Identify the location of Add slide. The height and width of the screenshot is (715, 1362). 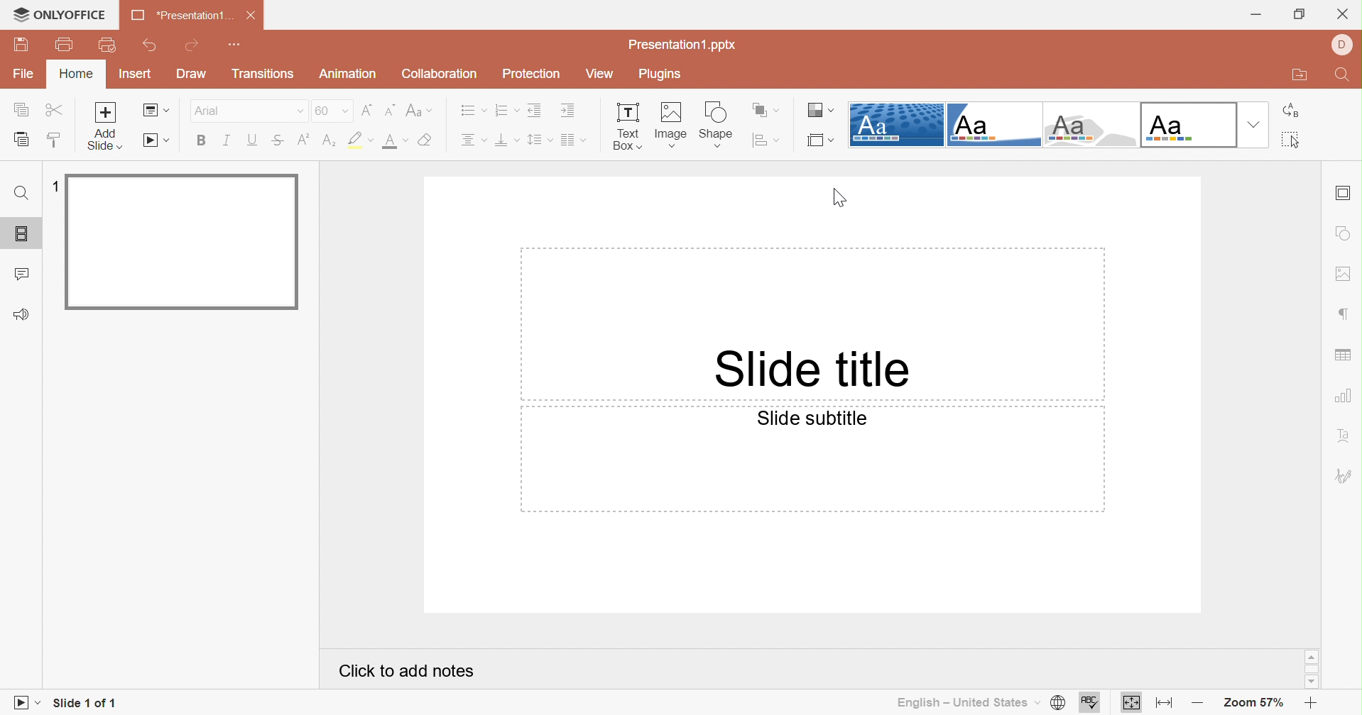
(104, 112).